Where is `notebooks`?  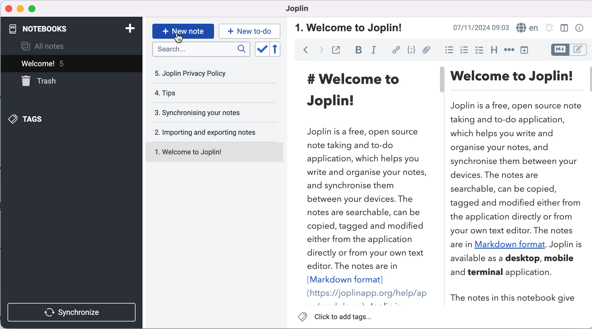 notebooks is located at coordinates (64, 29).